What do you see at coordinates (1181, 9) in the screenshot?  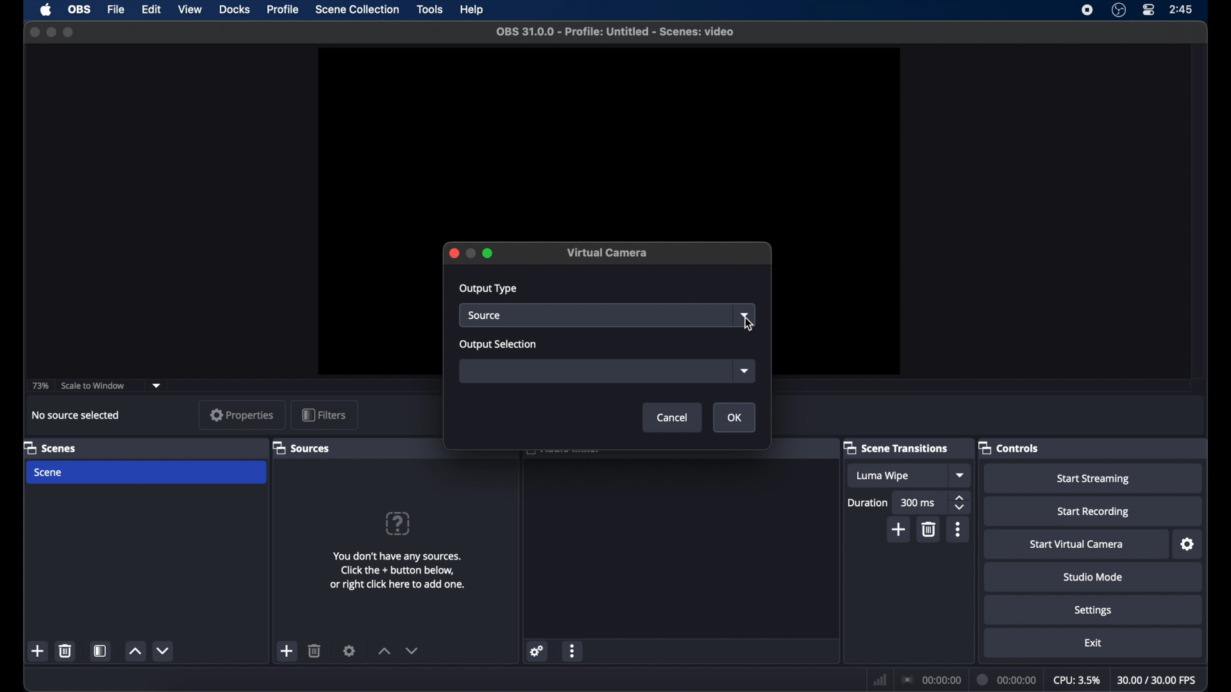 I see `time` at bounding box center [1181, 9].